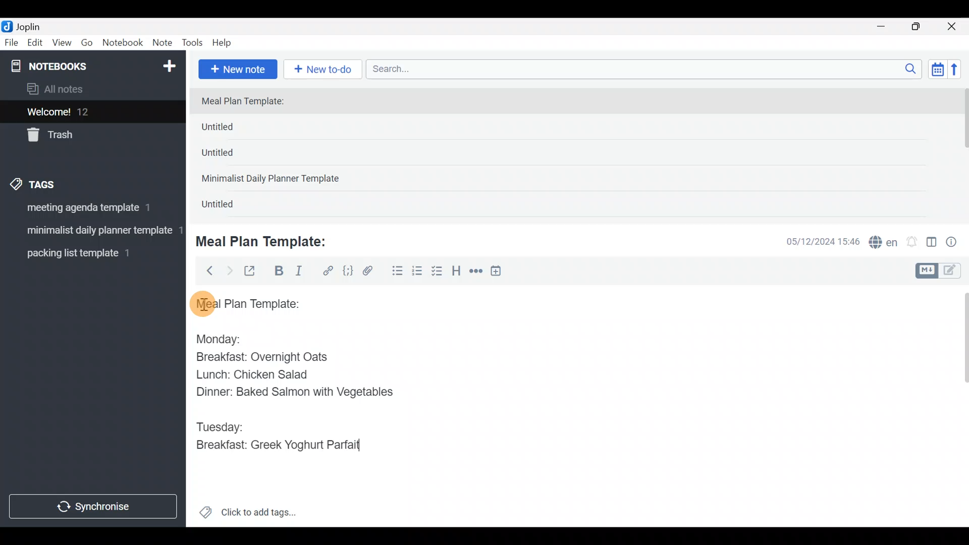 Image resolution: width=969 pixels, height=545 pixels. Describe the element at coordinates (90, 90) in the screenshot. I see `All notes` at that location.